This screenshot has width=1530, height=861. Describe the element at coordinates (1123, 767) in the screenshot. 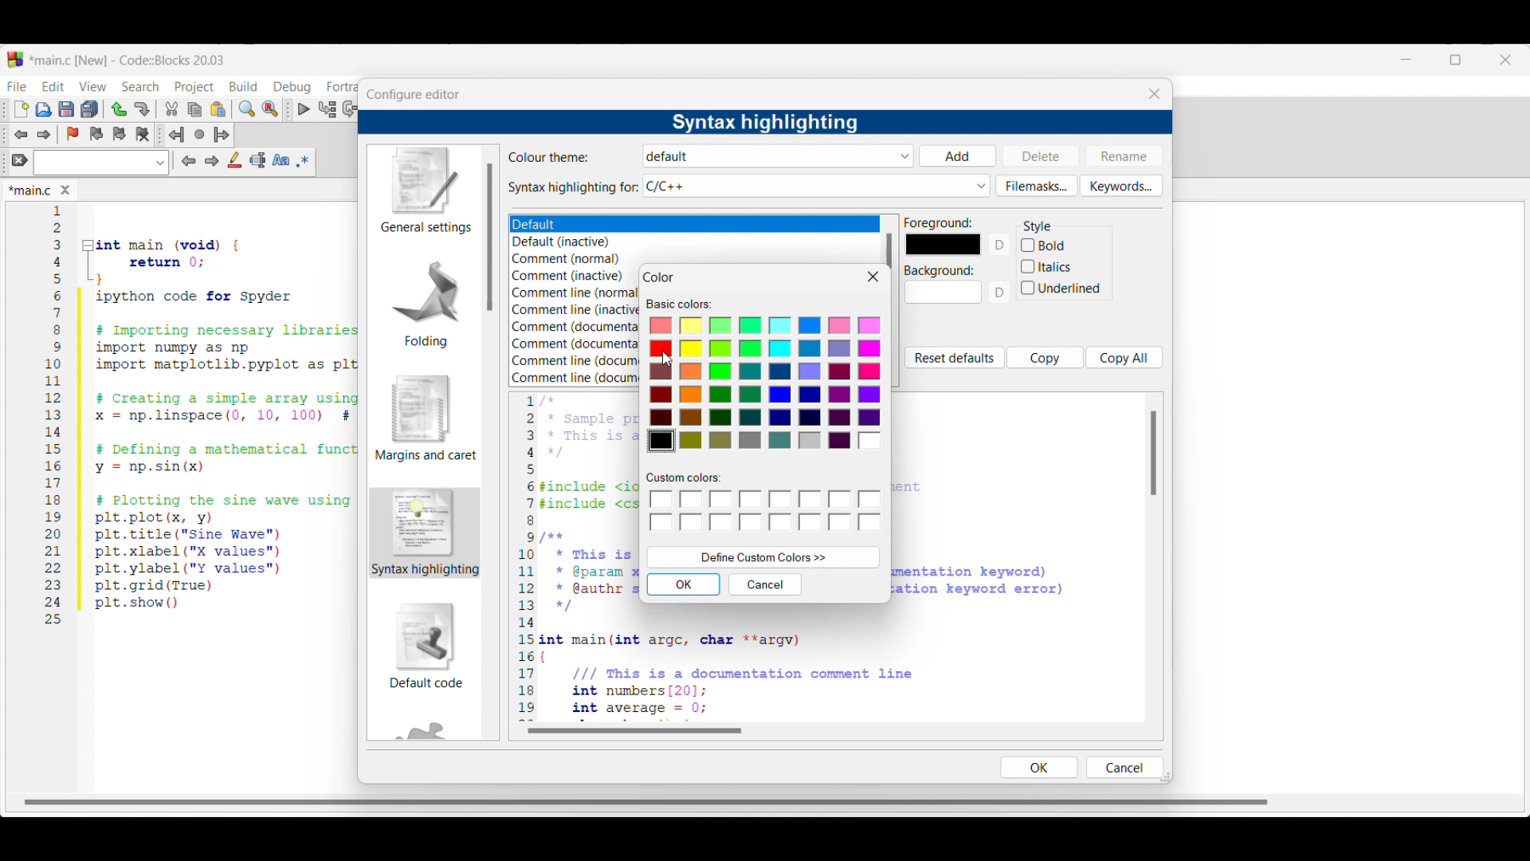

I see `Cancel` at that location.